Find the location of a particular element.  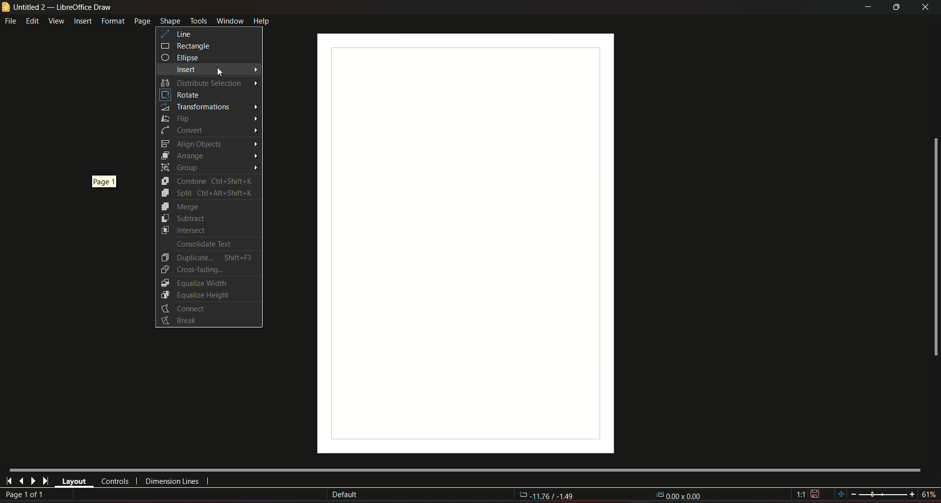

Arrow is located at coordinates (253, 155).